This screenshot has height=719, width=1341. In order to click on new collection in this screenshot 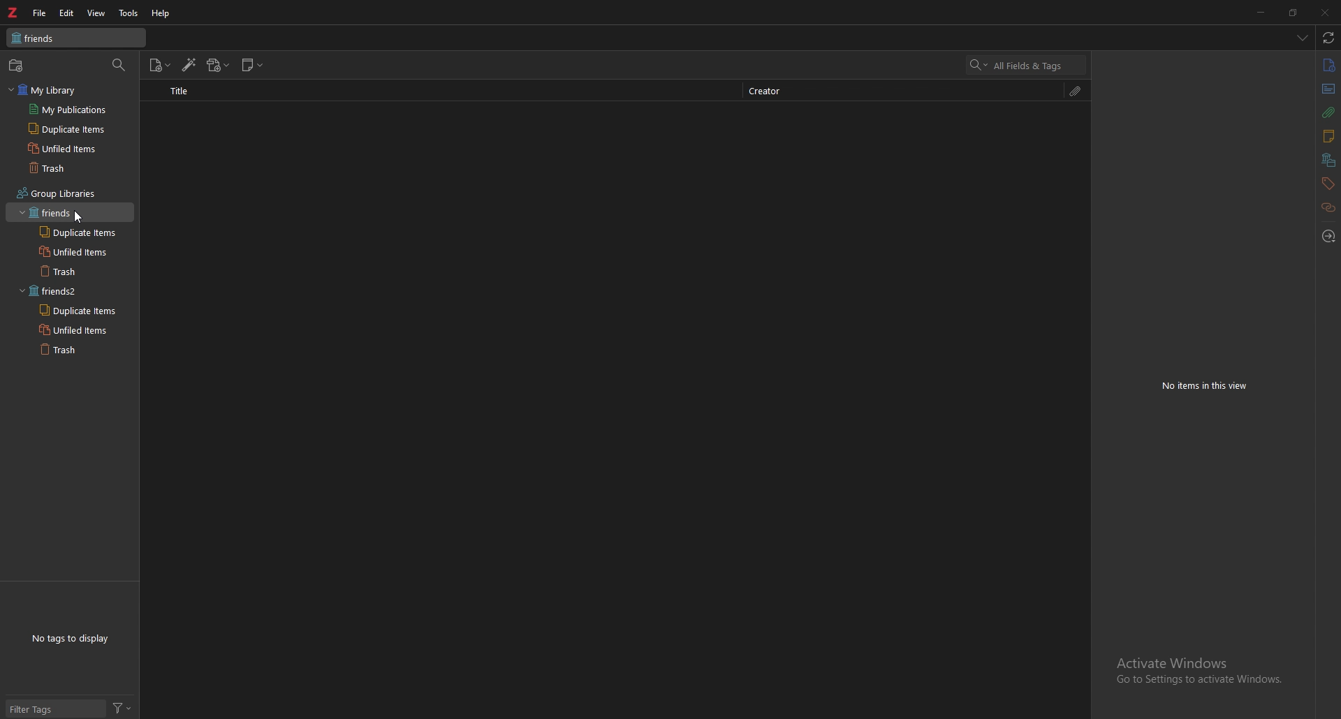, I will do `click(16, 66)`.